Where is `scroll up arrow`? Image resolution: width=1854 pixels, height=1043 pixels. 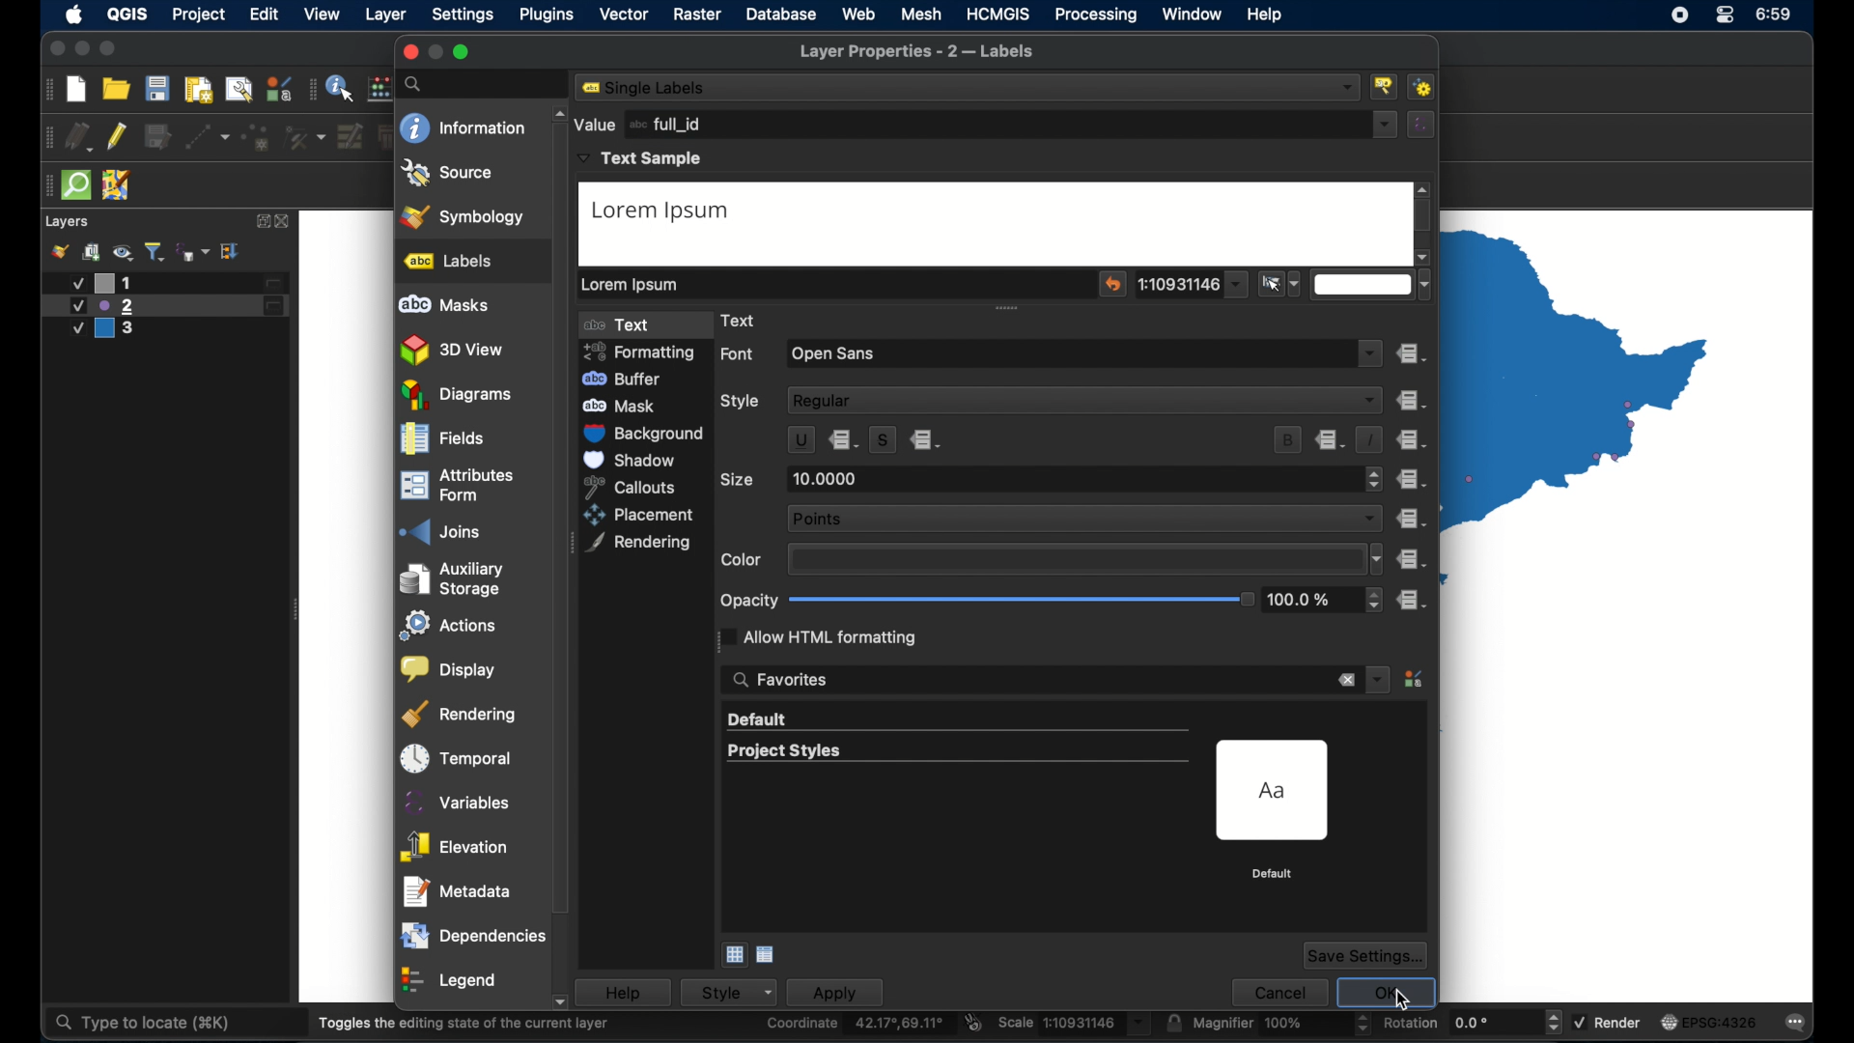 scroll up arrow is located at coordinates (1424, 189).